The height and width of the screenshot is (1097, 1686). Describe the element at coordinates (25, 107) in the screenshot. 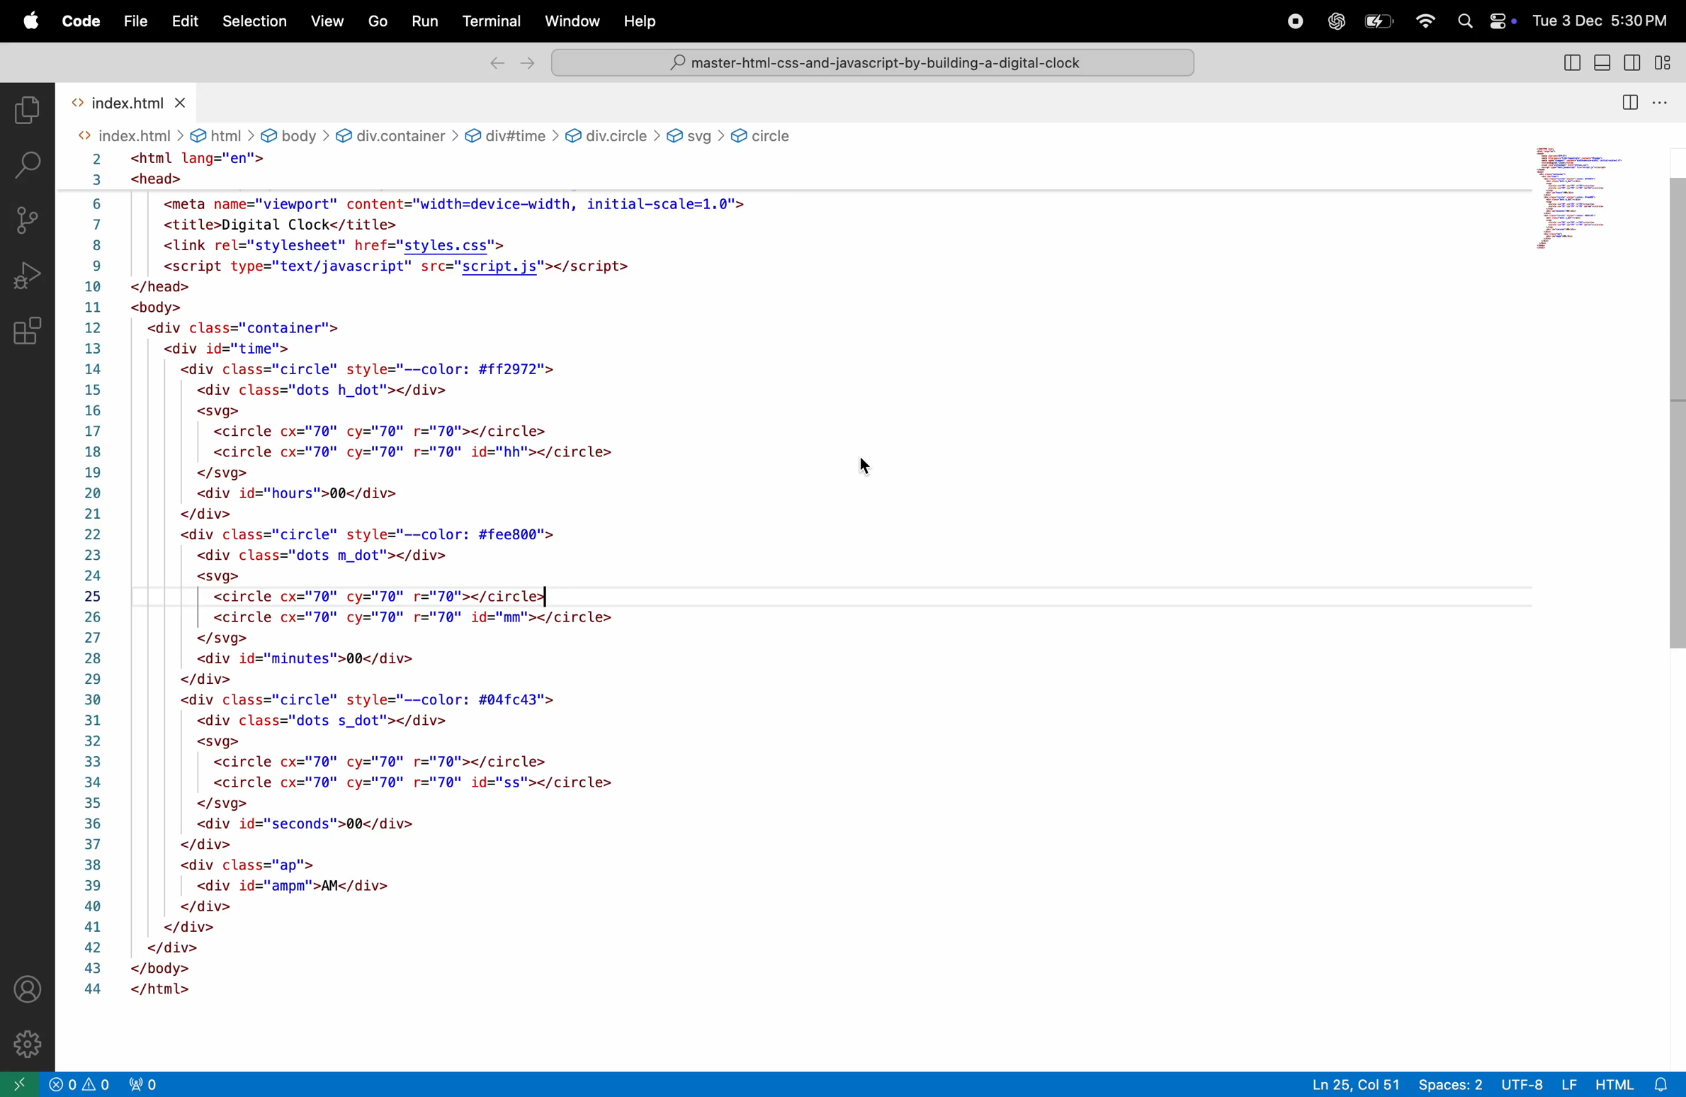

I see `explorer` at that location.